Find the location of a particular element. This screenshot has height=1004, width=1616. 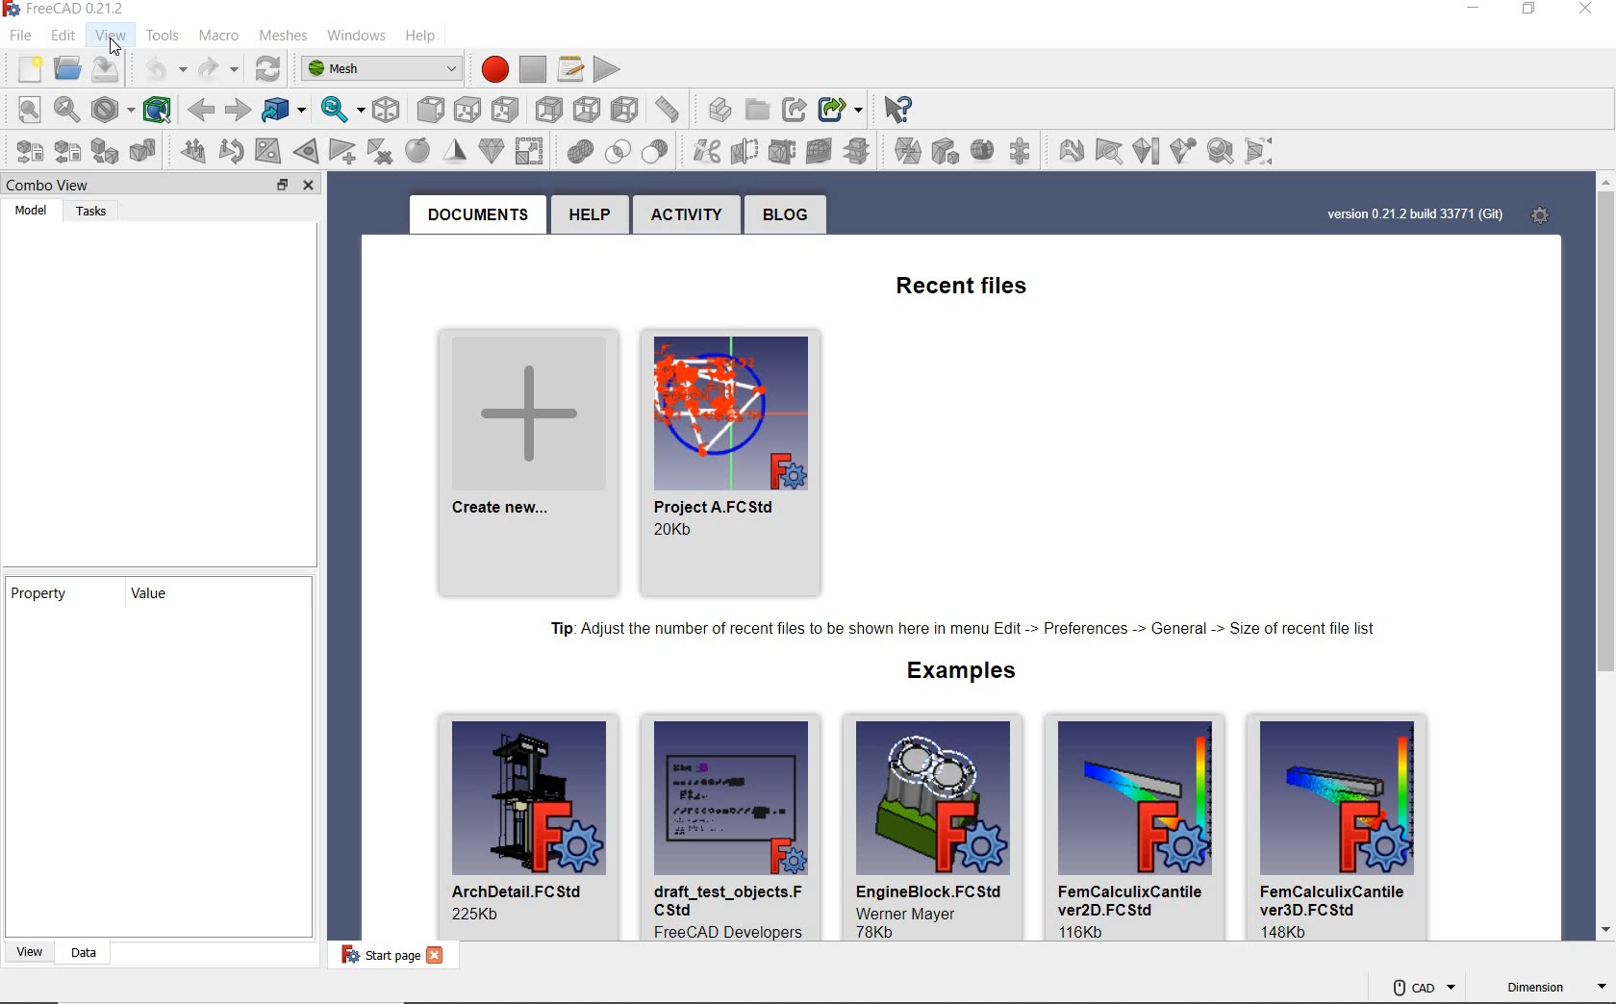

decimation is located at coordinates (457, 147).